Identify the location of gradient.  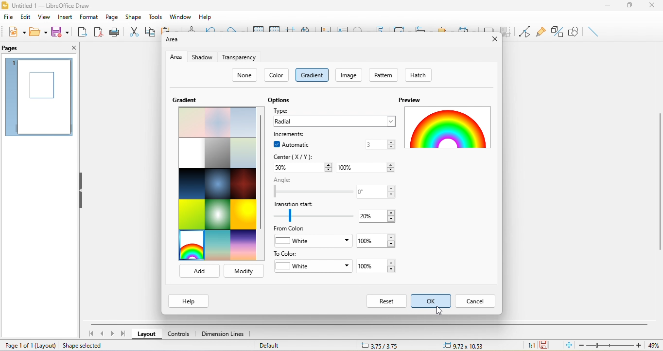
(313, 74).